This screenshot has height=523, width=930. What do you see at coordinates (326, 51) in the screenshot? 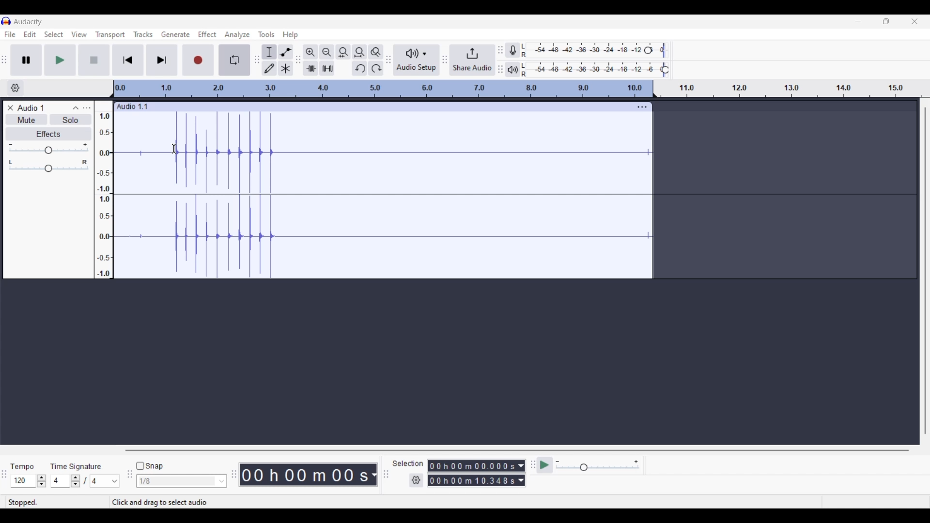
I see `Zoom out` at bounding box center [326, 51].